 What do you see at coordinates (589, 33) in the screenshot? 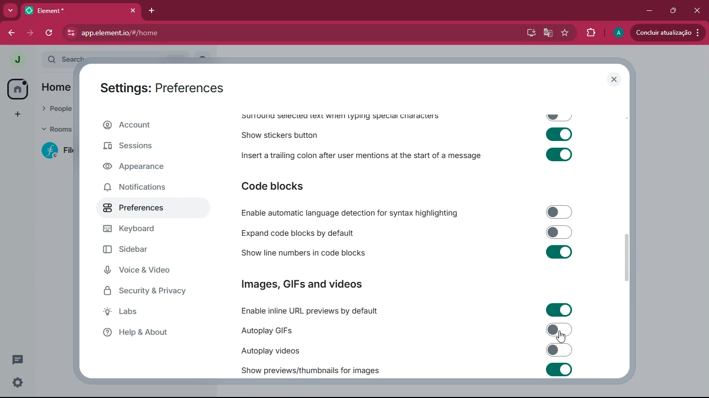
I see `extensions` at bounding box center [589, 33].